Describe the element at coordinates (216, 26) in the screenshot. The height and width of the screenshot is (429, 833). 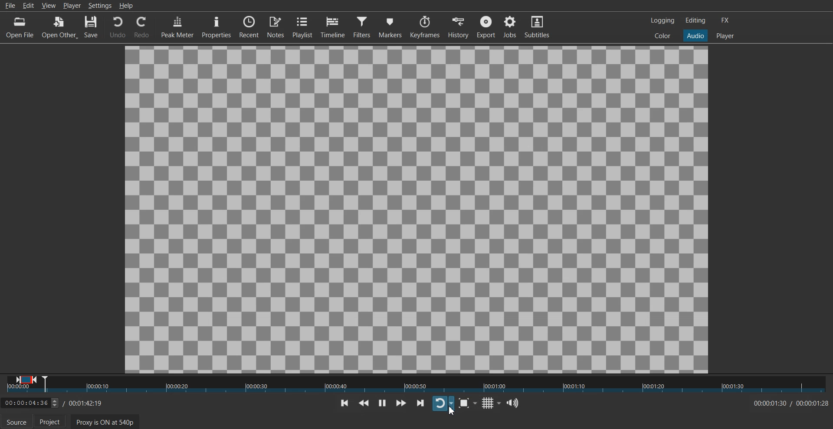
I see `Properties` at that location.